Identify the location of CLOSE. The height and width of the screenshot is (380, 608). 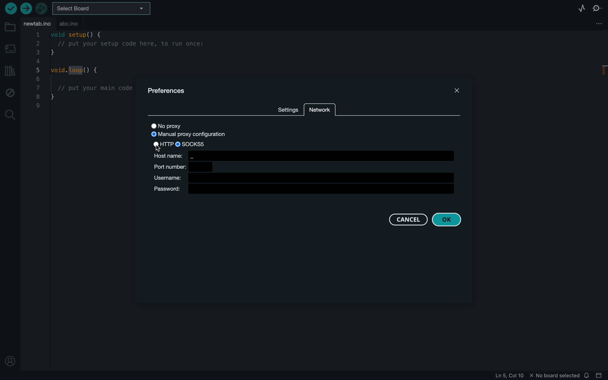
(458, 91).